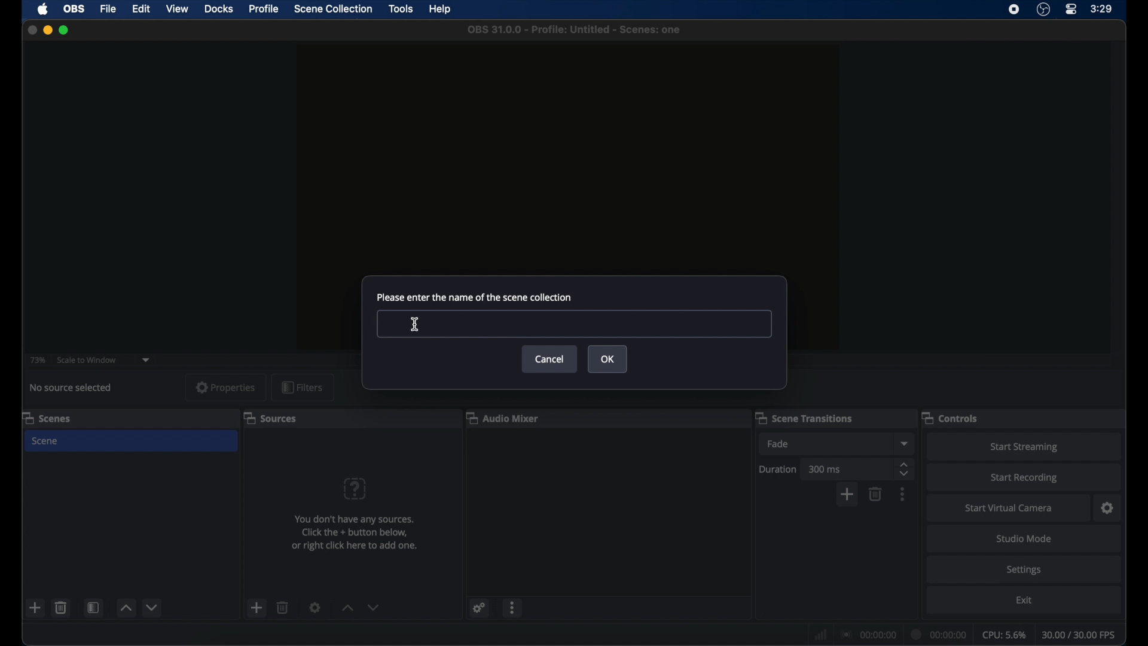 Image resolution: width=1148 pixels, height=646 pixels. Describe the element at coordinates (125, 609) in the screenshot. I see `increment` at that location.